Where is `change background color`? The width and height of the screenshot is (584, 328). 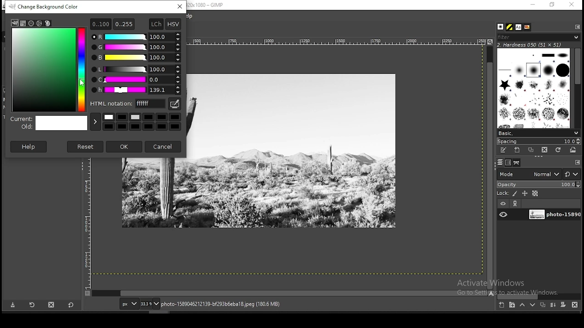
change background color is located at coordinates (47, 7).